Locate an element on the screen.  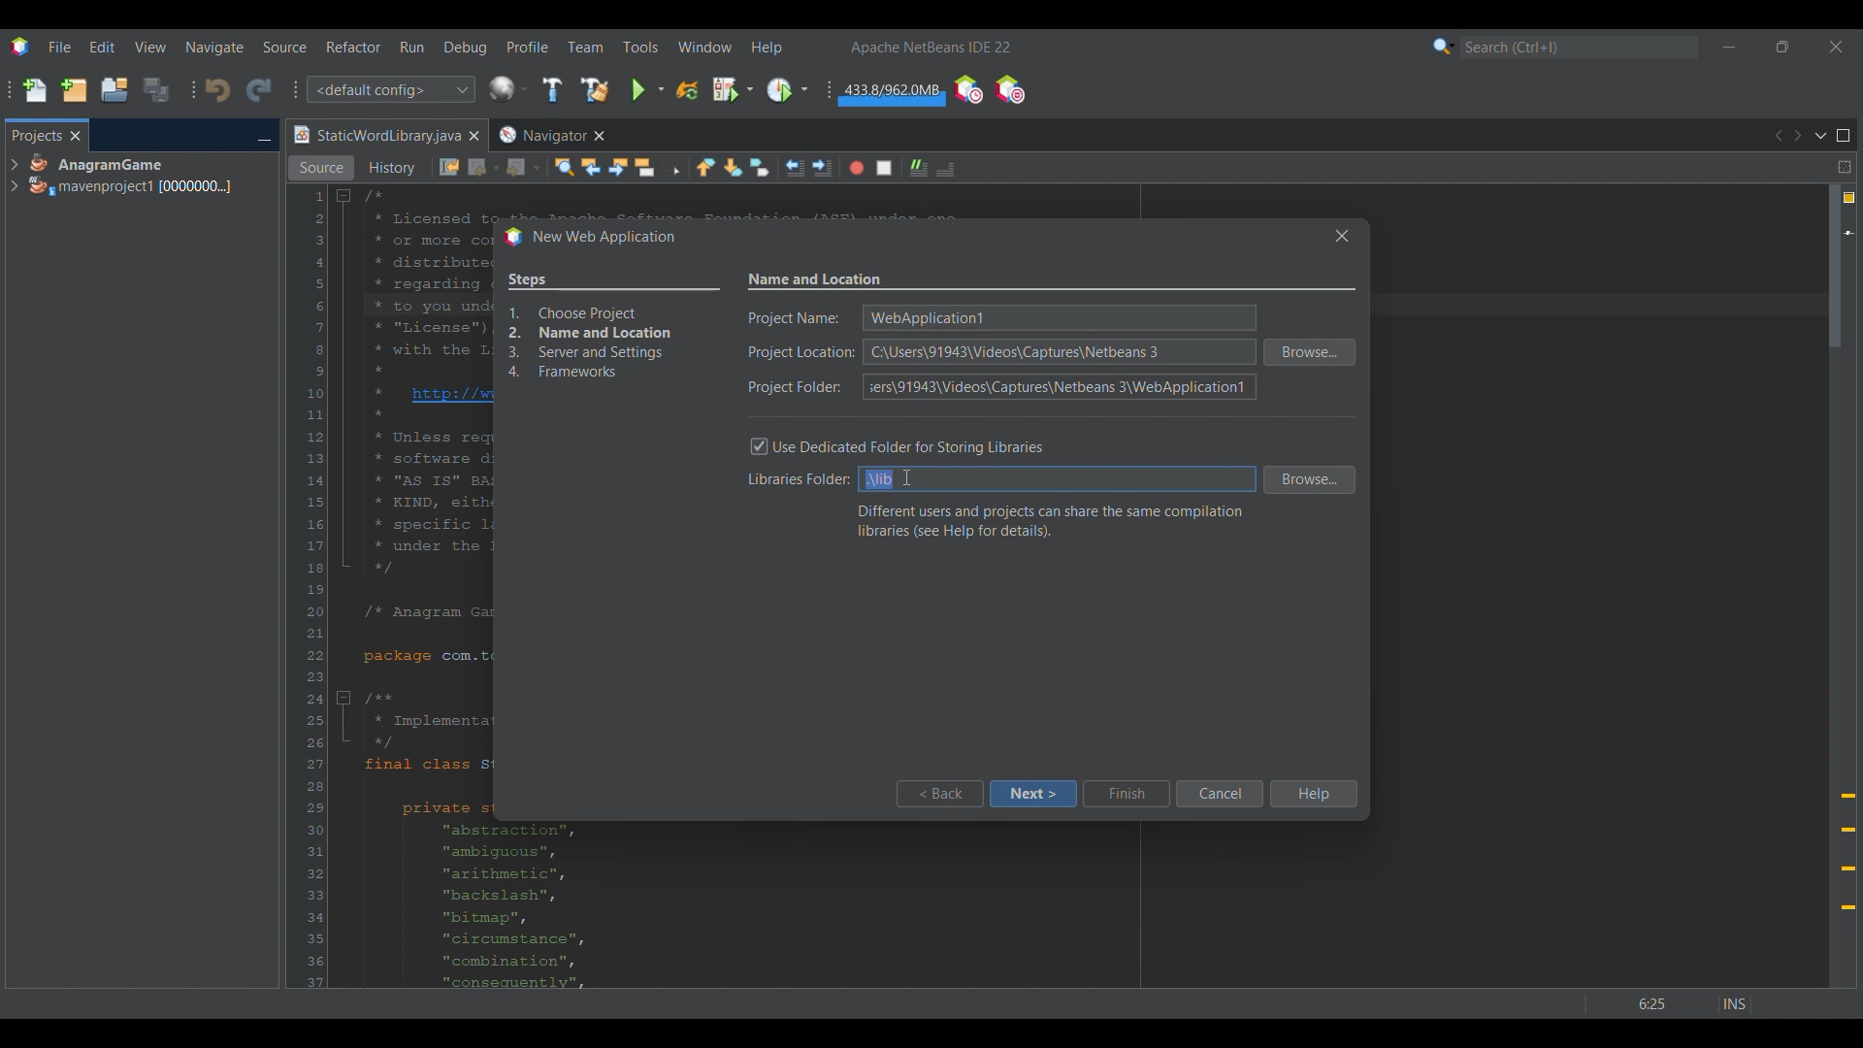
Help is located at coordinates (1312, 794).